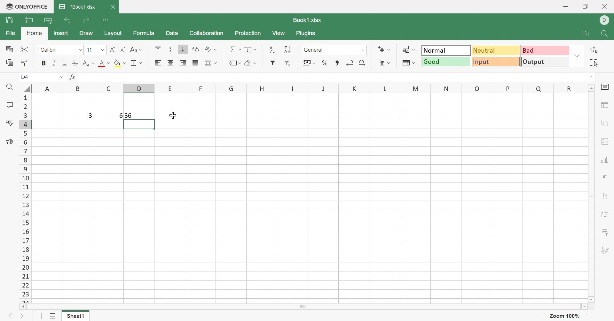 This screenshot has width=614, height=321. What do you see at coordinates (11, 316) in the screenshot?
I see `Previous` at bounding box center [11, 316].